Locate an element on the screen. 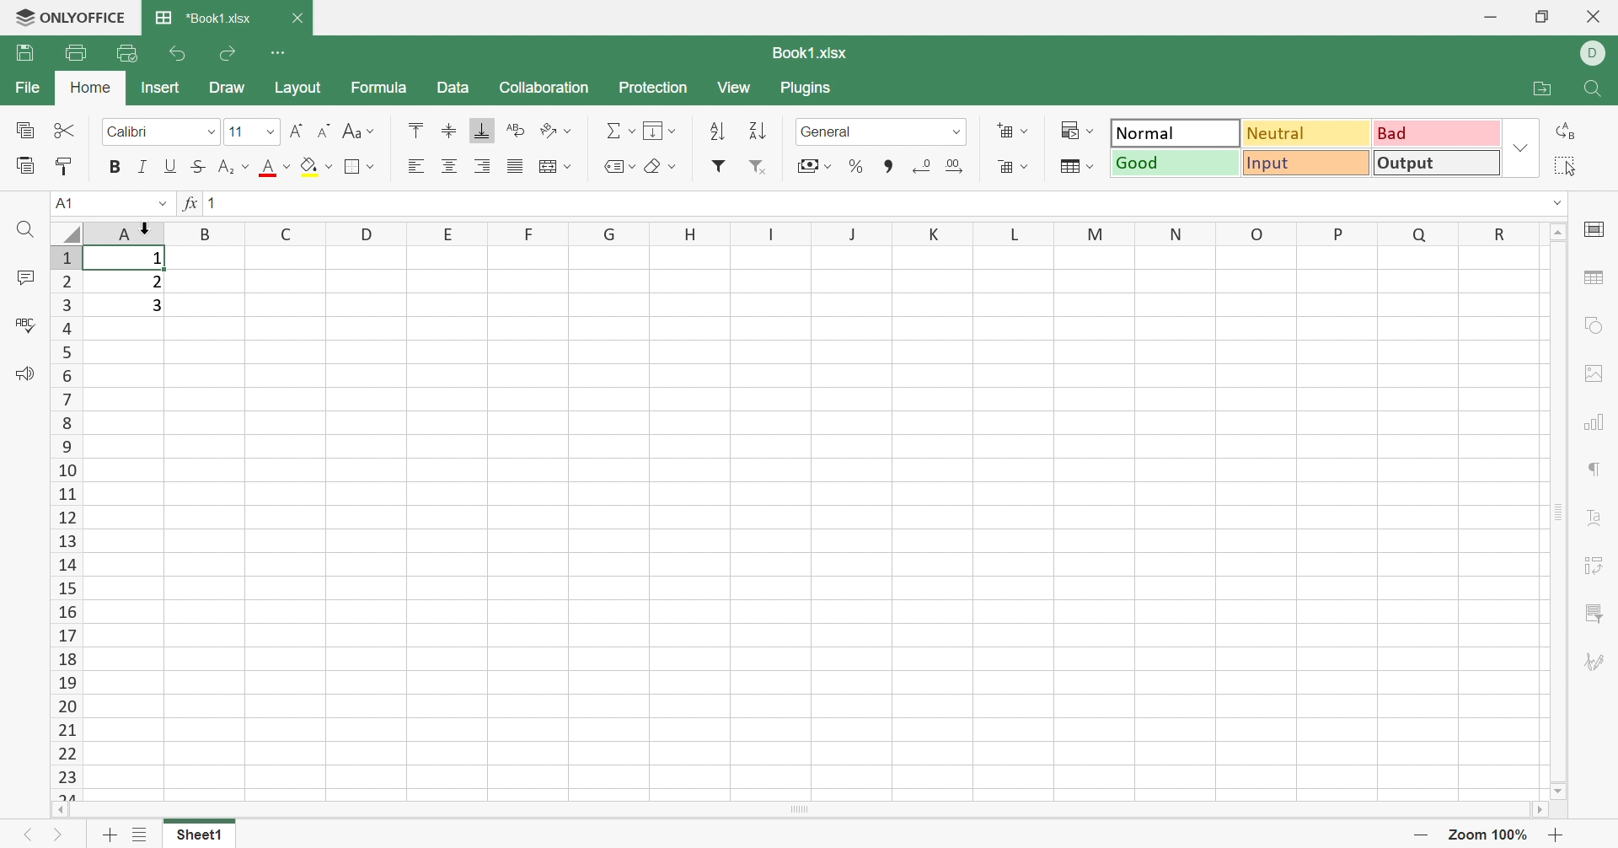 The width and height of the screenshot is (1618, 848). Zoom 100% is located at coordinates (1489, 837).